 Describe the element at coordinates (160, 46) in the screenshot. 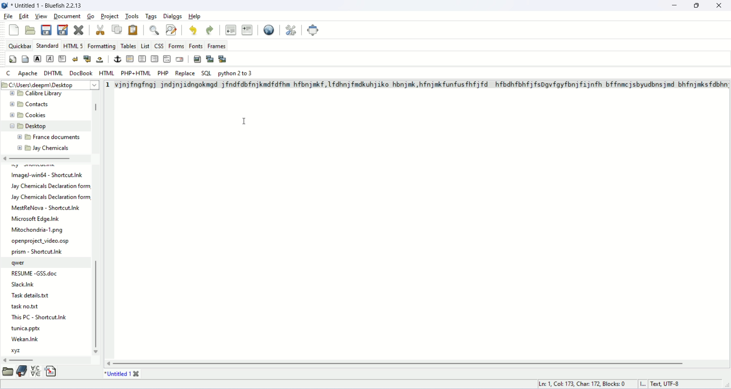

I see `CSS` at that location.